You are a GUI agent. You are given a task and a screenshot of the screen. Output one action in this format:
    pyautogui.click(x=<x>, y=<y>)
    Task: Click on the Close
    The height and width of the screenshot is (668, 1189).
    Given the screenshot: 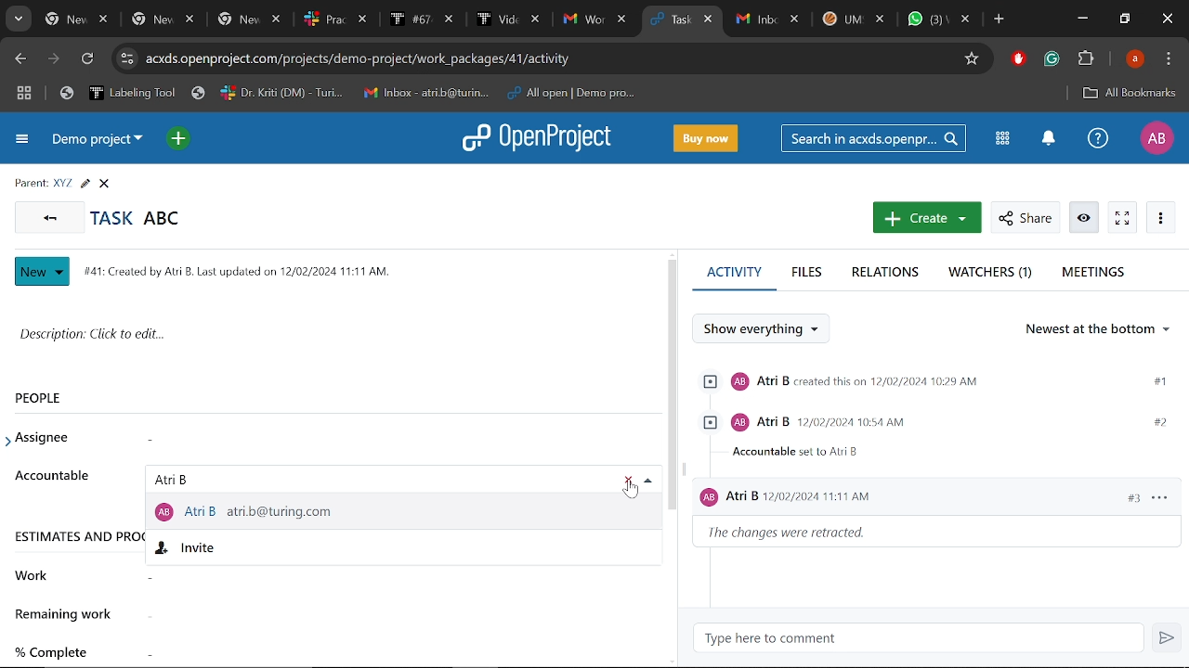 What is the action you would take?
    pyautogui.click(x=1165, y=19)
    